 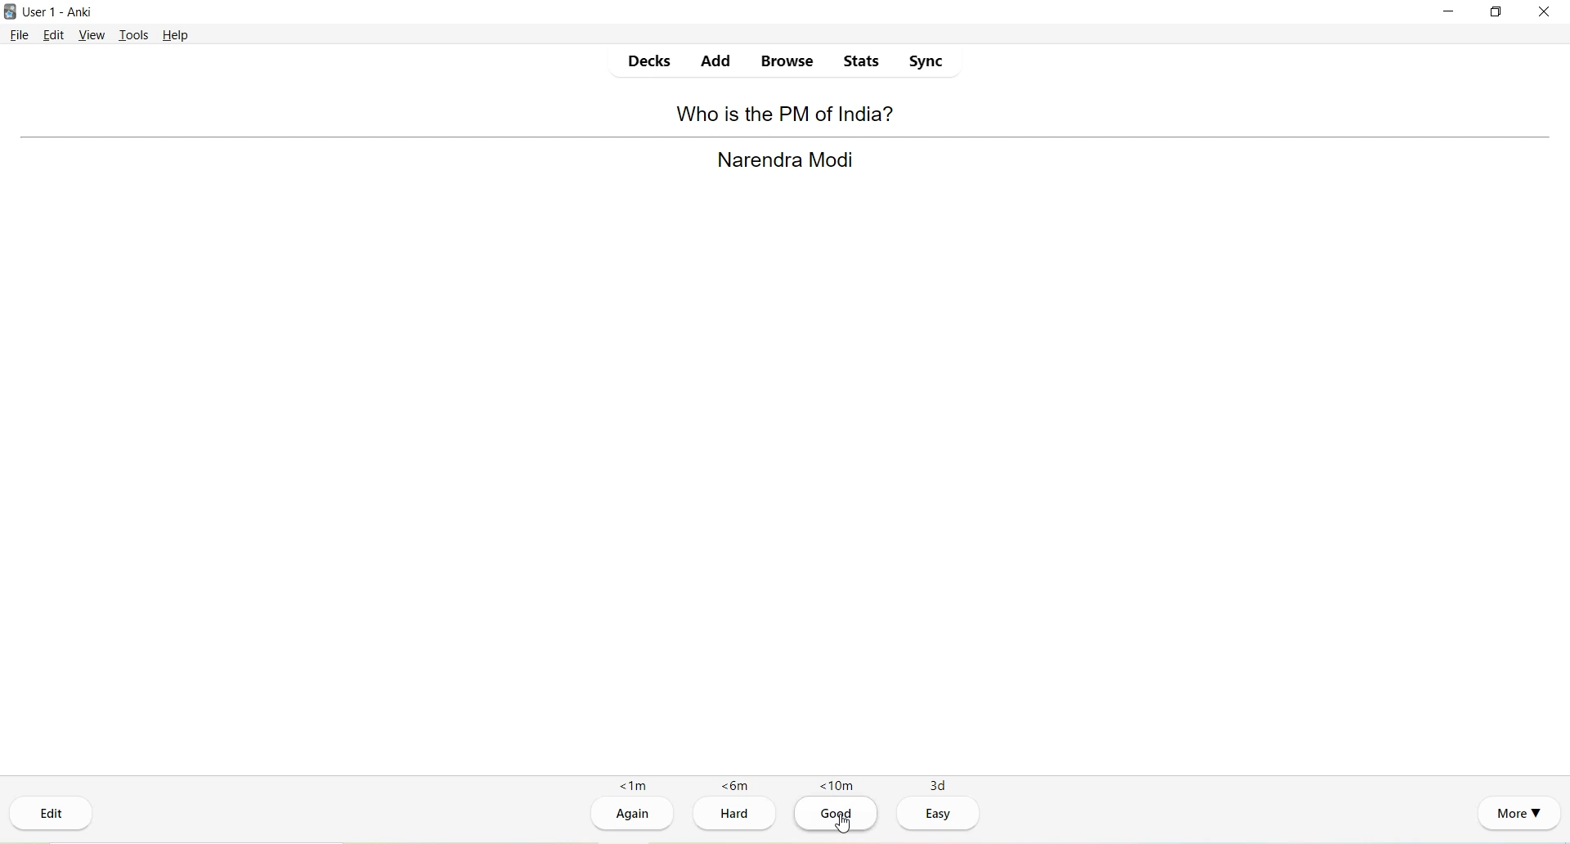 I want to click on More, so click(x=1518, y=815).